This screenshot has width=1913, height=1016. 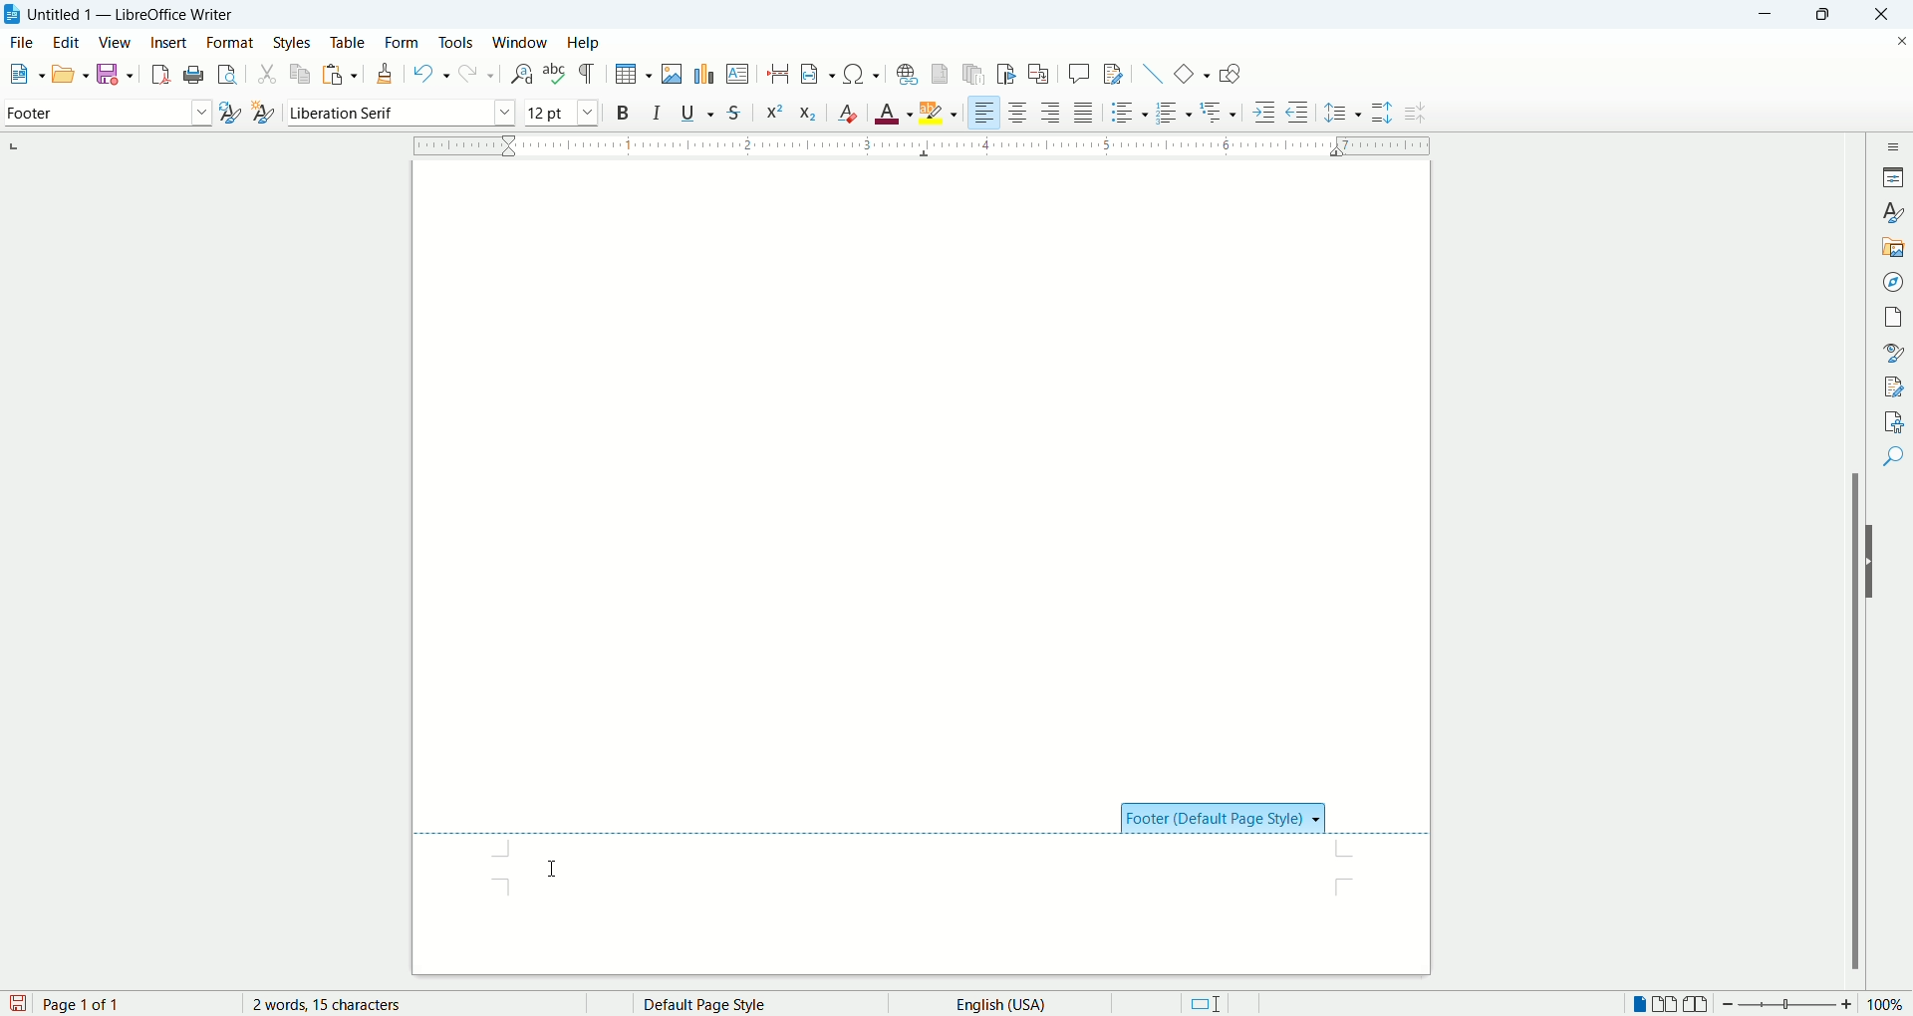 I want to click on clone formatting, so click(x=388, y=75).